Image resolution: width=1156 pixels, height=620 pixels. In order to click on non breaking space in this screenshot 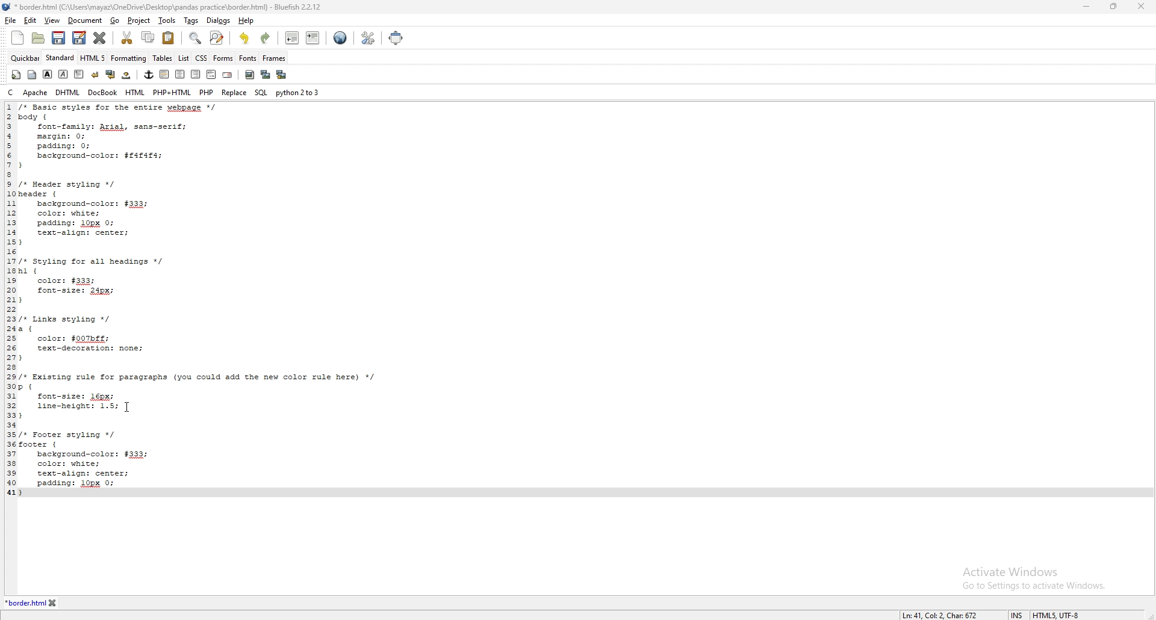, I will do `click(128, 75)`.